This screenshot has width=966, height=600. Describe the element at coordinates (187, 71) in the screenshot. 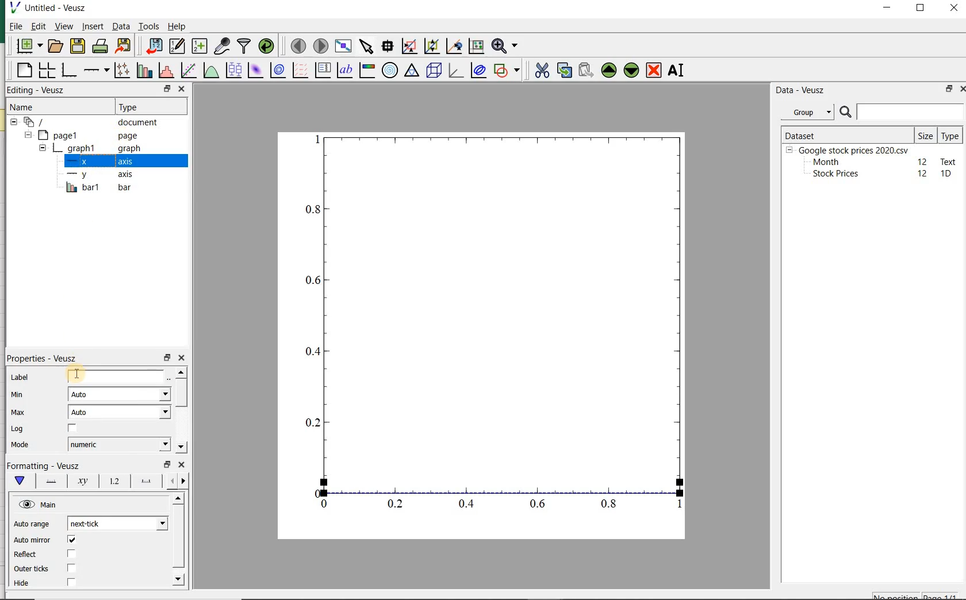

I see `fit a function to data` at that location.